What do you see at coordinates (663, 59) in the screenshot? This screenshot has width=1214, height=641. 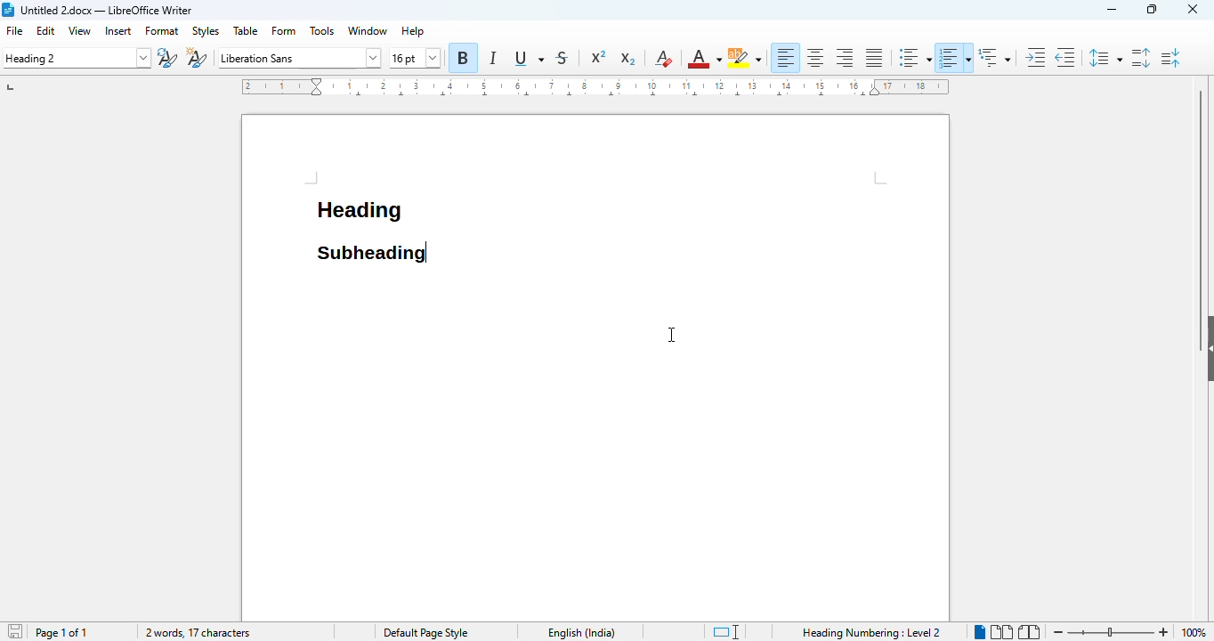 I see `clear direct formatting` at bounding box center [663, 59].